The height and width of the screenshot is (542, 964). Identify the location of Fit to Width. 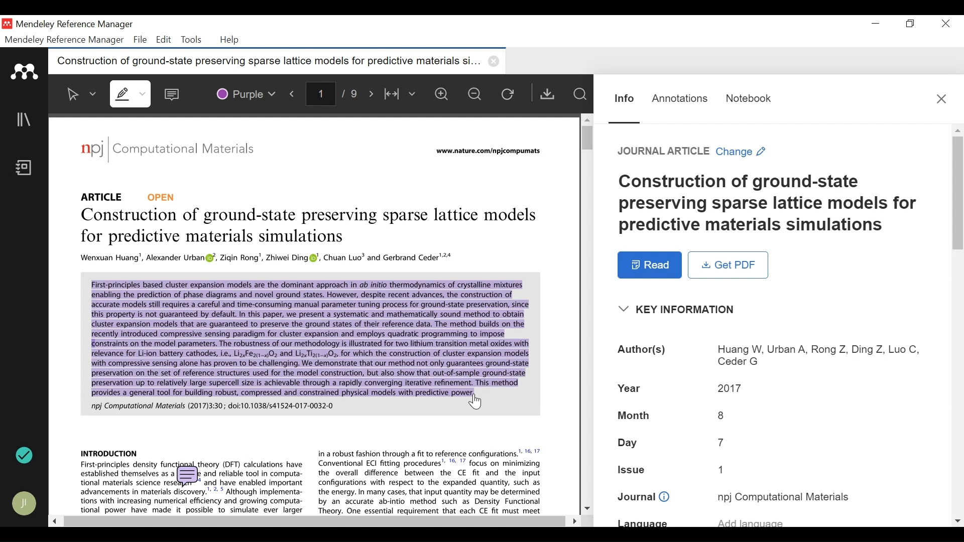
(401, 93).